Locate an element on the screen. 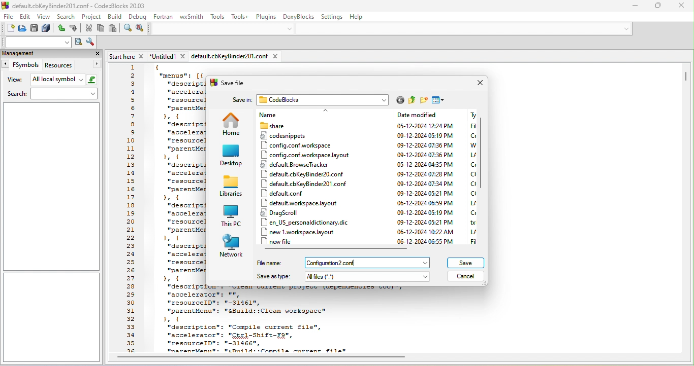 The image size is (694, 366). cancel is located at coordinates (466, 277).